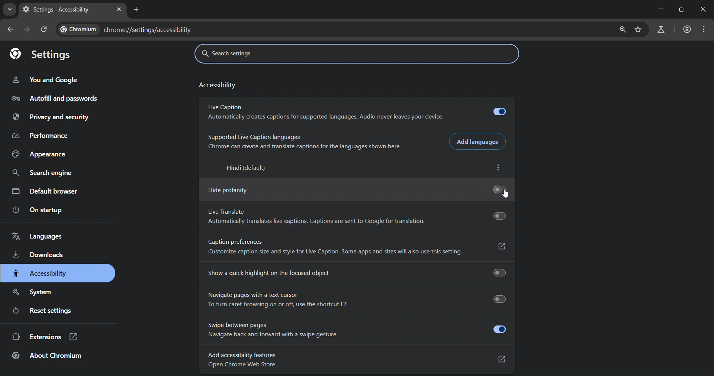 The width and height of the screenshot is (714, 376). What do you see at coordinates (55, 97) in the screenshot?
I see `autofill and passwords` at bounding box center [55, 97].